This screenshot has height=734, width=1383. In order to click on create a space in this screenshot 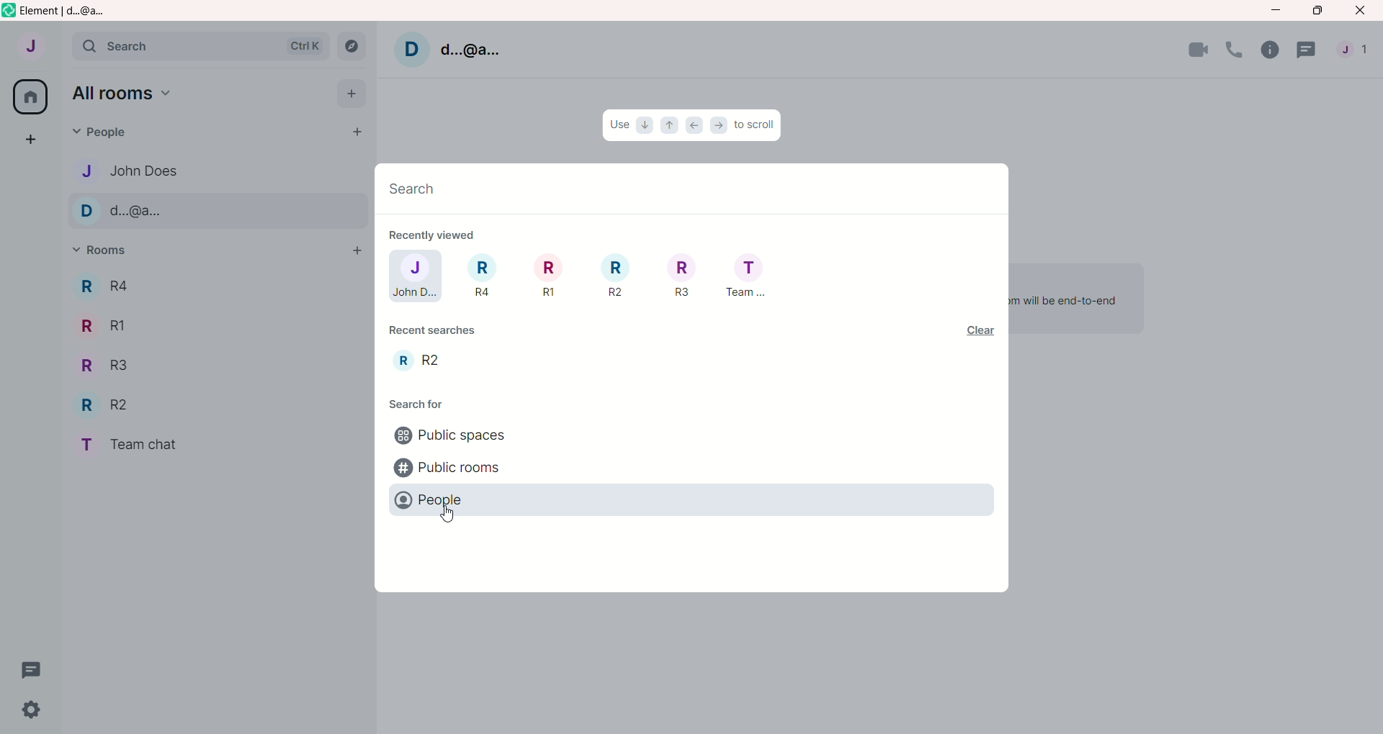, I will do `click(33, 141)`.